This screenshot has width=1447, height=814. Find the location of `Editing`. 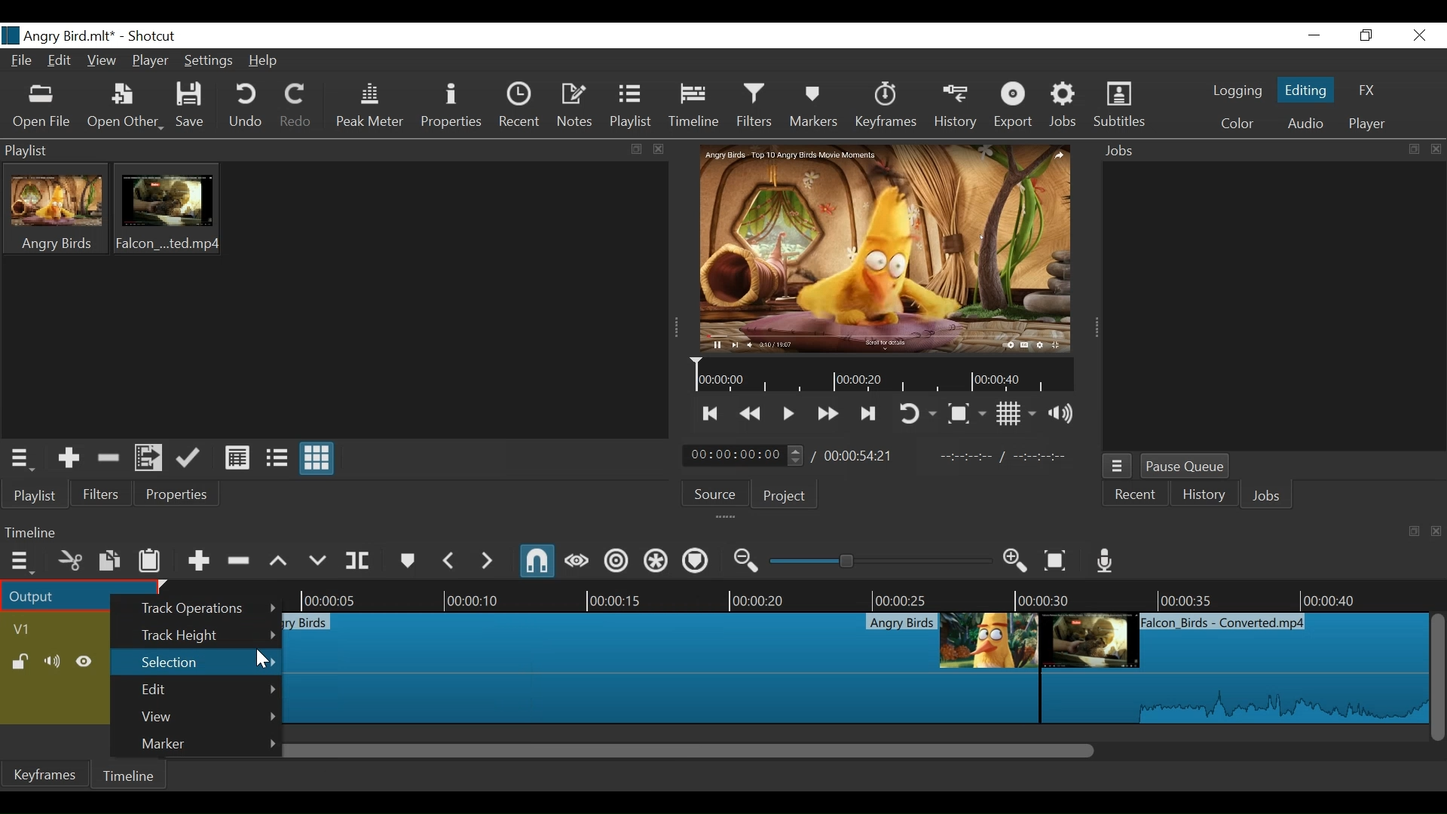

Editing is located at coordinates (1306, 90).